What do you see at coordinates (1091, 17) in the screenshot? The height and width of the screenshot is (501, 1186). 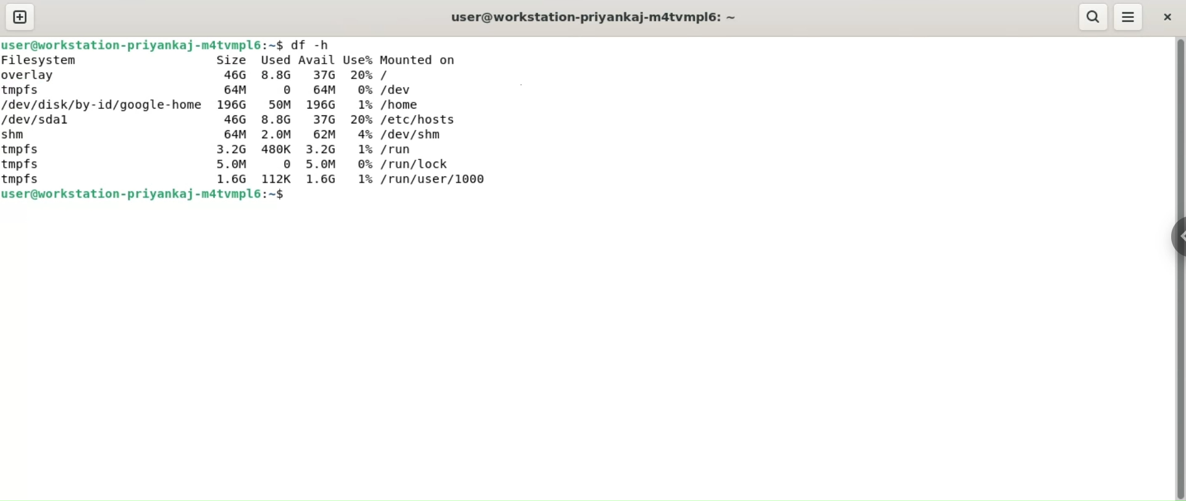 I see `search` at bounding box center [1091, 17].